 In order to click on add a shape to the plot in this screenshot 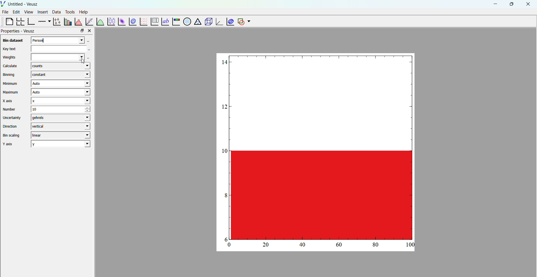, I will do `click(241, 22)`.